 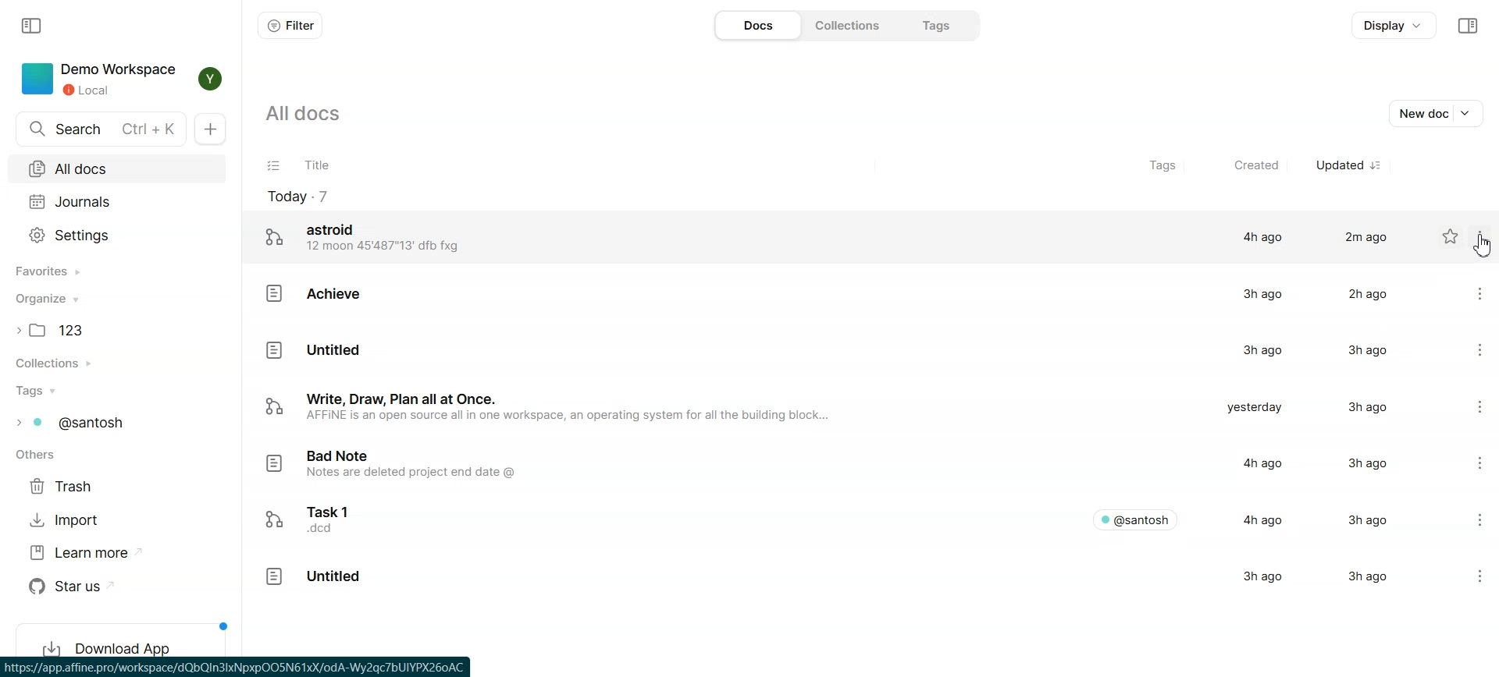 I want to click on Settings, so click(x=1466, y=291).